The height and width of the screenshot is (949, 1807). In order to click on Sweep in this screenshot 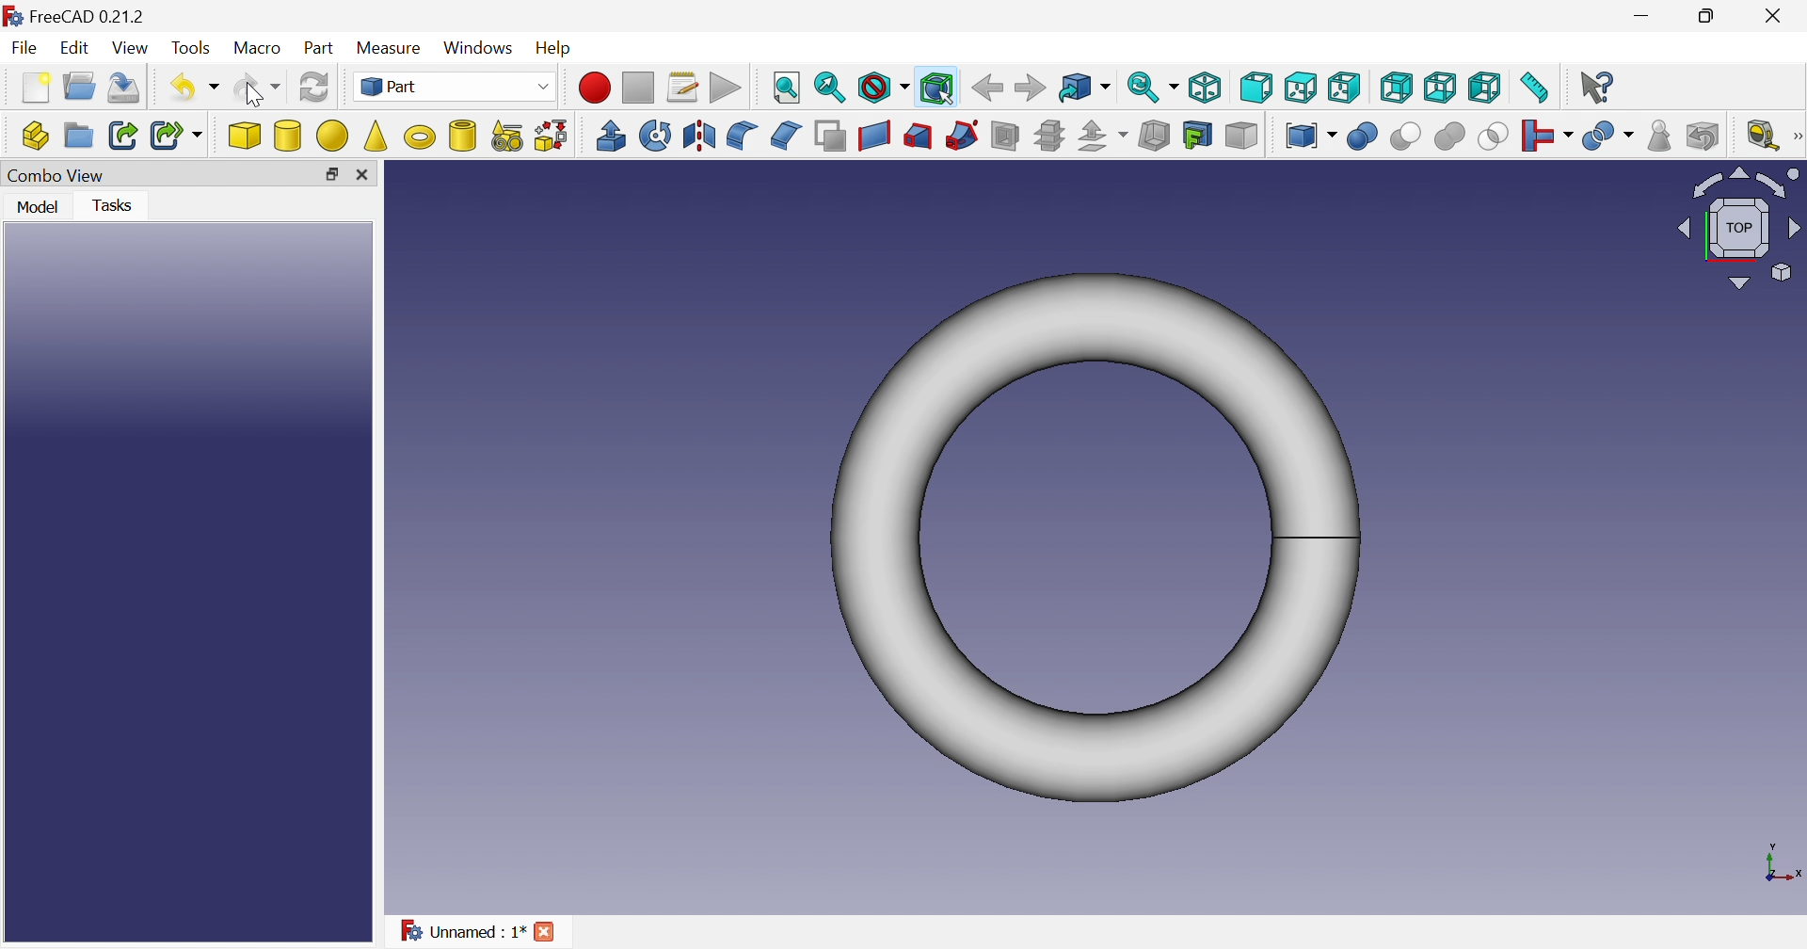, I will do `click(962, 135)`.